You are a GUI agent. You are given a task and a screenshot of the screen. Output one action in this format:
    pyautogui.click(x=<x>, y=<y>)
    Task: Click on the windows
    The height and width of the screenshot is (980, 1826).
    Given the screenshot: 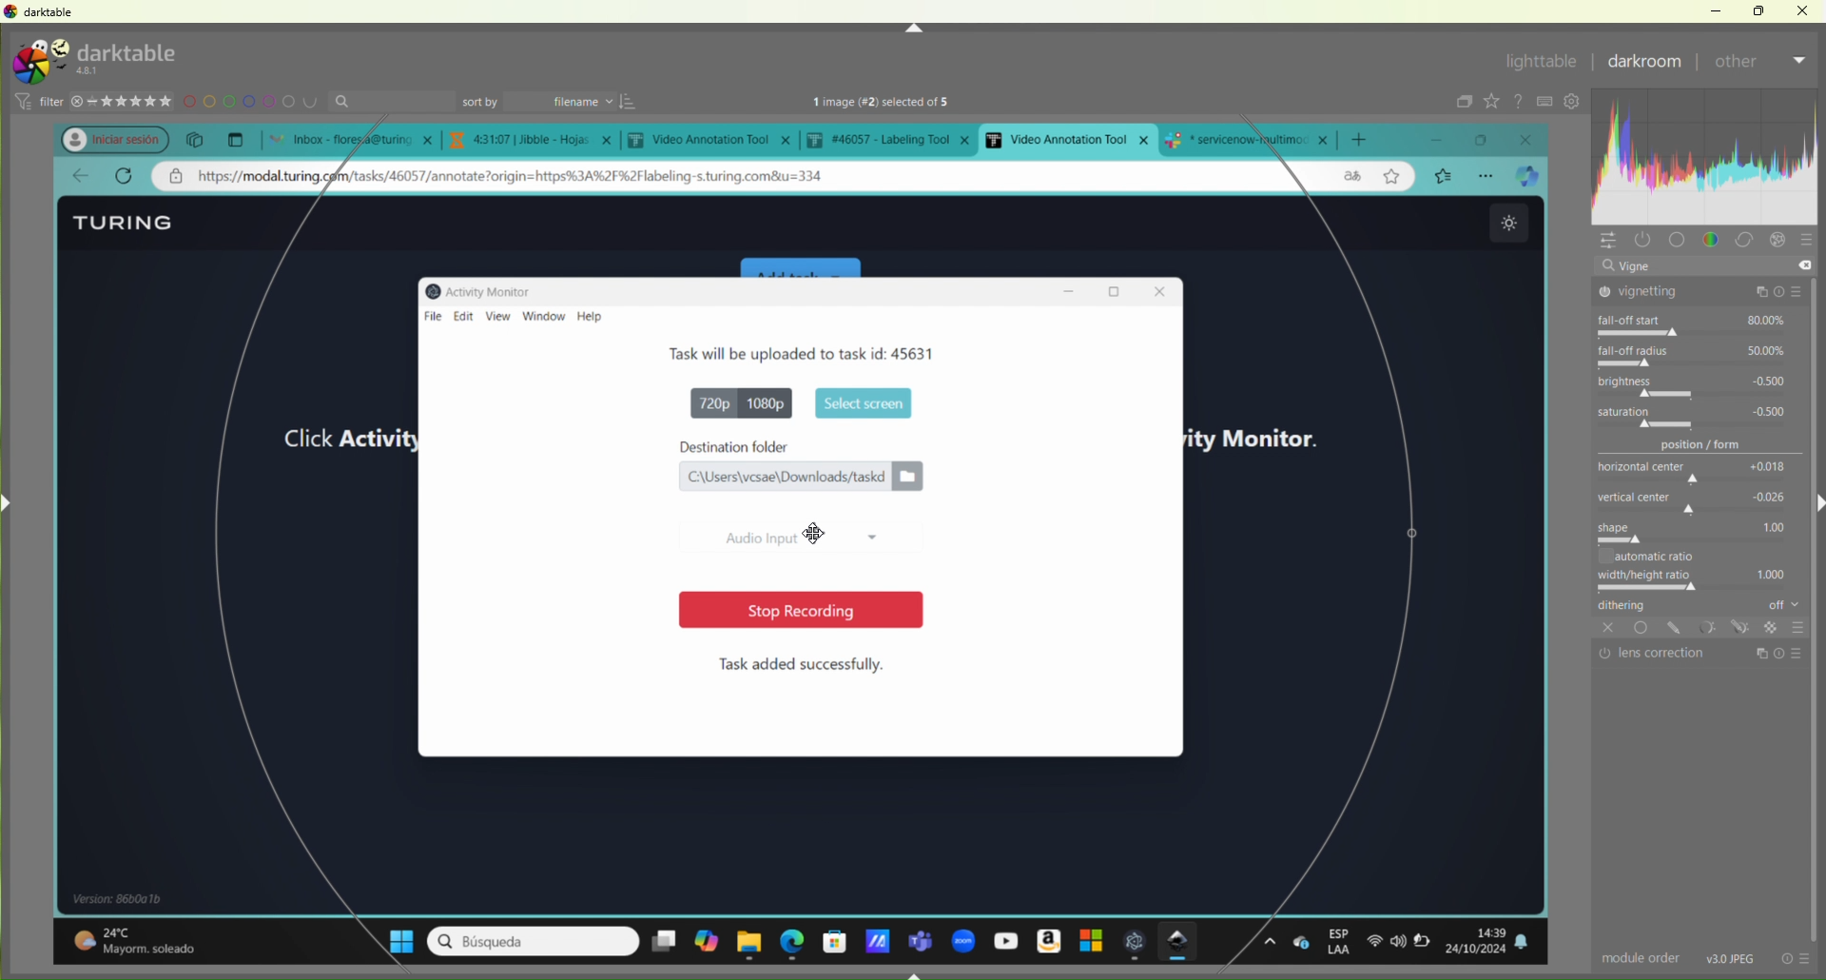 What is the action you would take?
    pyautogui.click(x=1087, y=942)
    